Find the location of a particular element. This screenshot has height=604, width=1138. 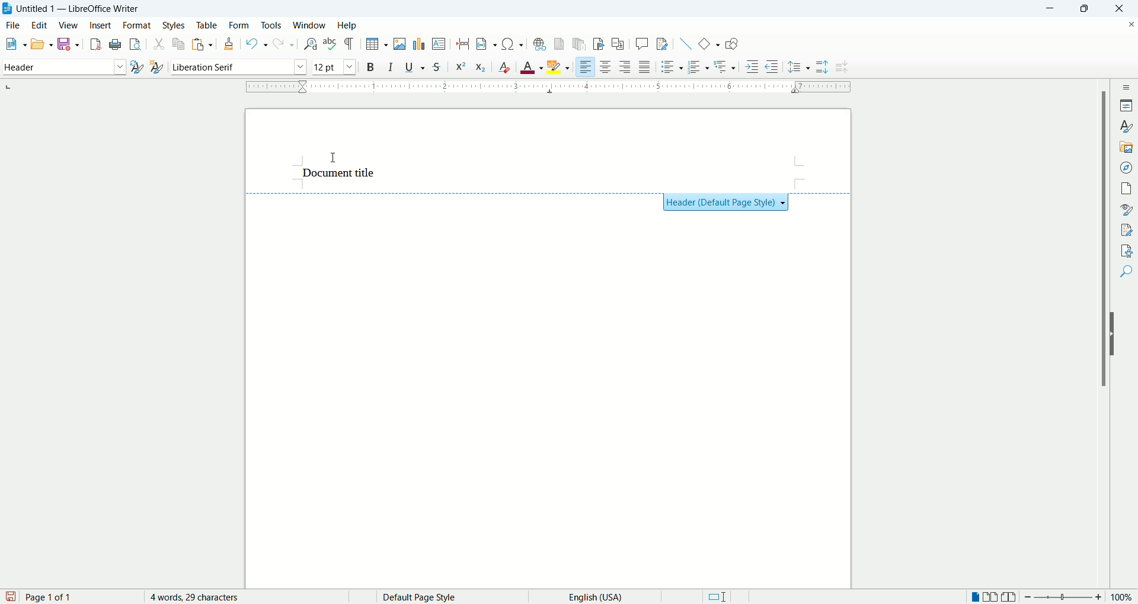

page style is located at coordinates (446, 596).